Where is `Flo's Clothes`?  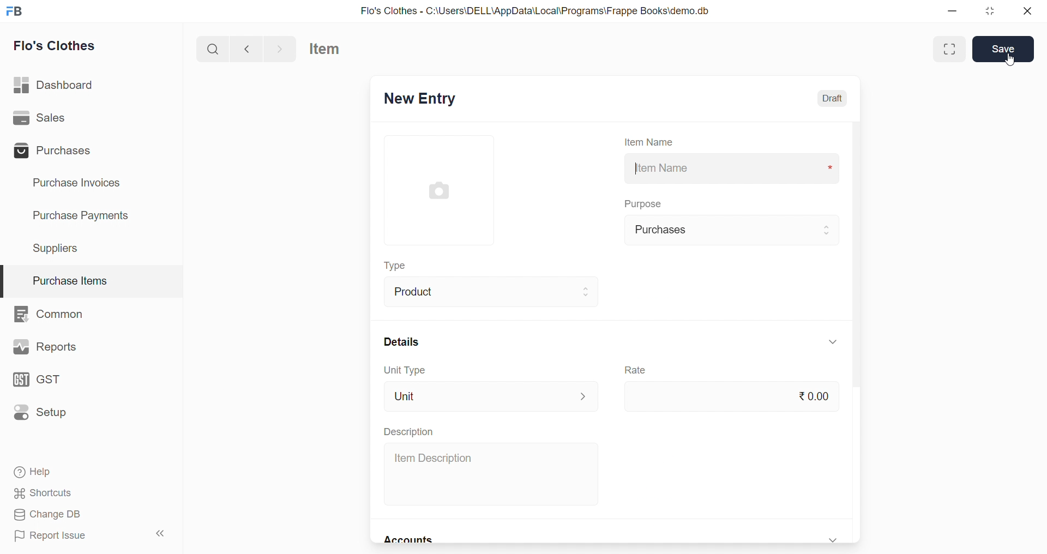 Flo's Clothes is located at coordinates (61, 46).